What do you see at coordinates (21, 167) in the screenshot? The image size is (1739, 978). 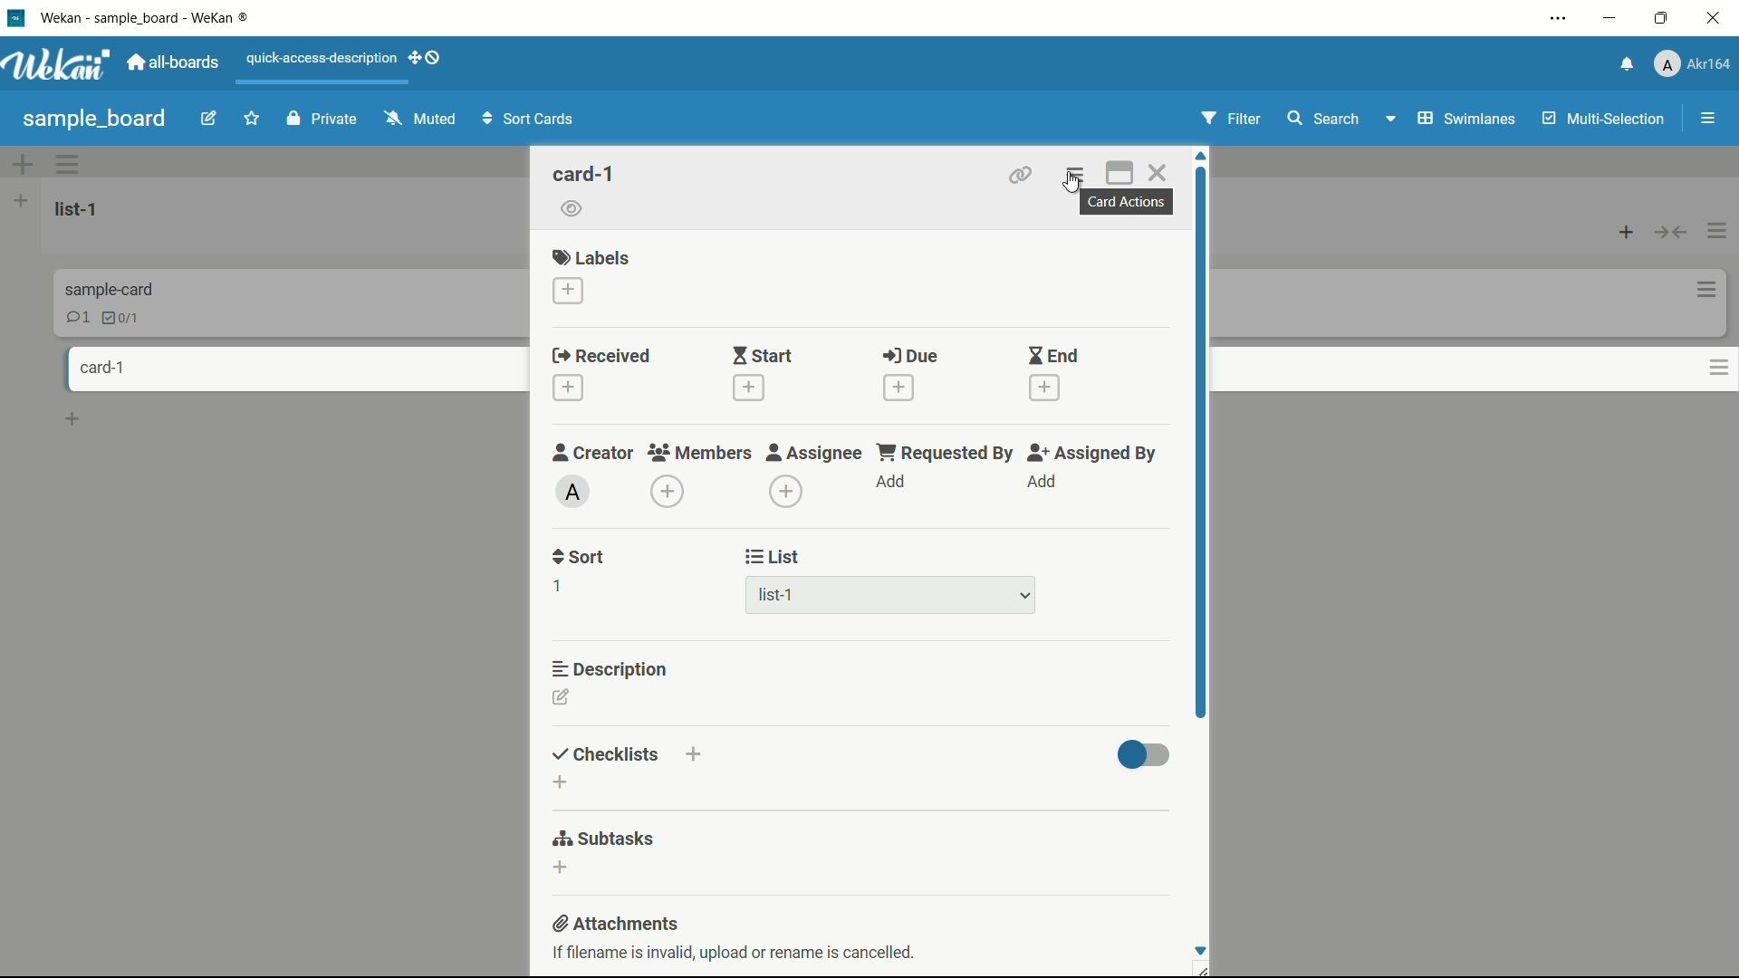 I see `add swimlane` at bounding box center [21, 167].